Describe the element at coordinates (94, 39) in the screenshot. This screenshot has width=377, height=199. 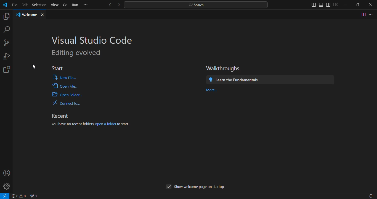
I see `visual studio code` at that location.